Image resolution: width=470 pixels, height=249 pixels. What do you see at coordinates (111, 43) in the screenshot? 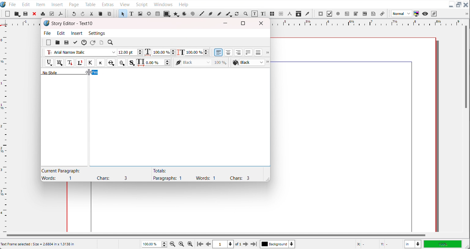
I see `Search/Replace` at bounding box center [111, 43].